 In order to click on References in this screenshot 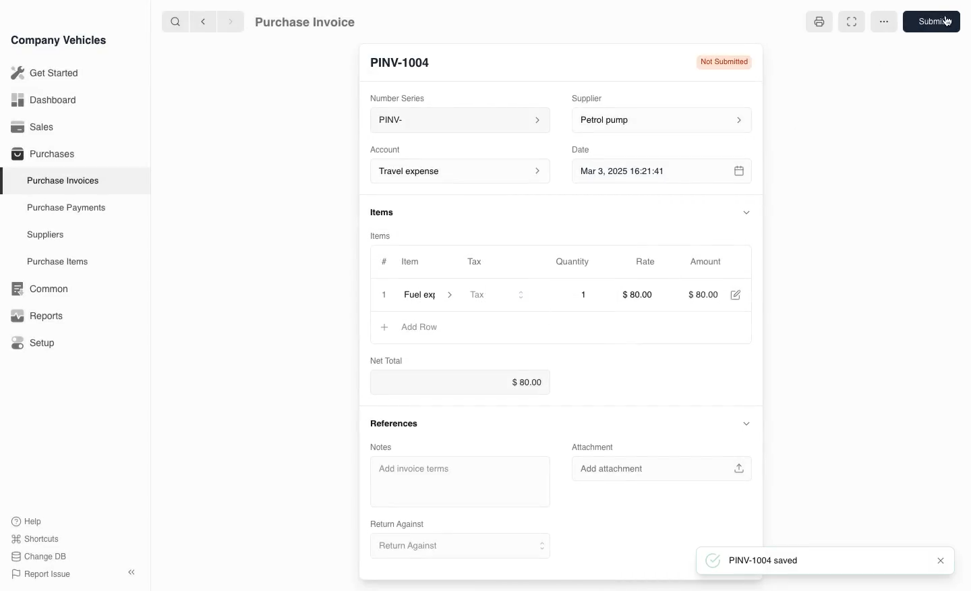, I will do `click(396, 423)`.